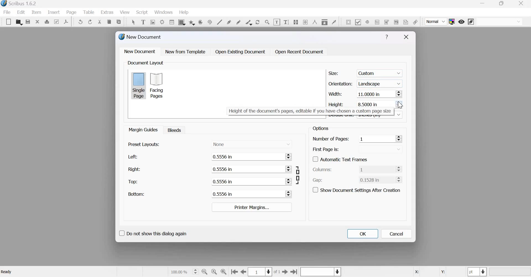 The image size is (531, 277). What do you see at coordinates (320, 128) in the screenshot?
I see `Options` at bounding box center [320, 128].